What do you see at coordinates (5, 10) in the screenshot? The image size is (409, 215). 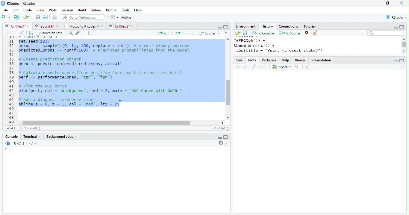 I see `File` at bounding box center [5, 10].